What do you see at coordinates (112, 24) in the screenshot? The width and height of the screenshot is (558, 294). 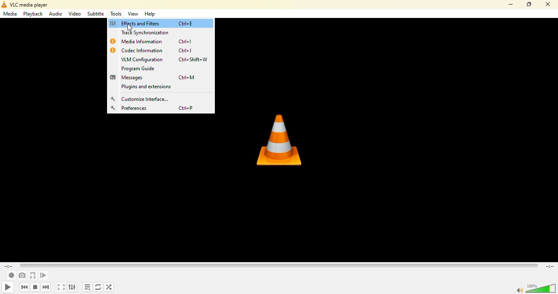 I see `effects` at bounding box center [112, 24].